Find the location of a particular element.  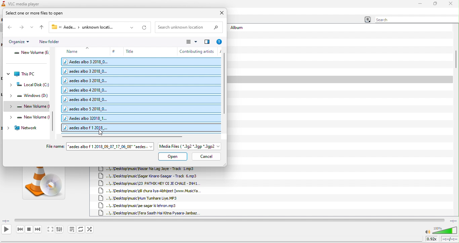

play is located at coordinates (6, 229).